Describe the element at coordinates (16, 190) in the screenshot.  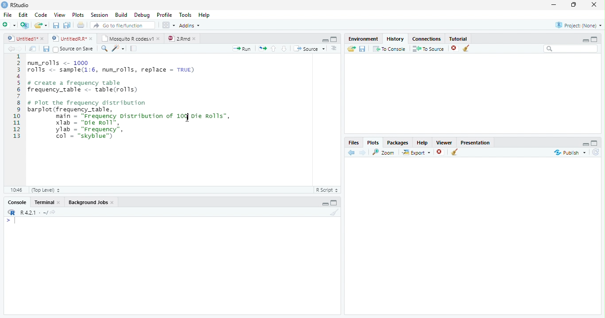
I see `1:1` at that location.